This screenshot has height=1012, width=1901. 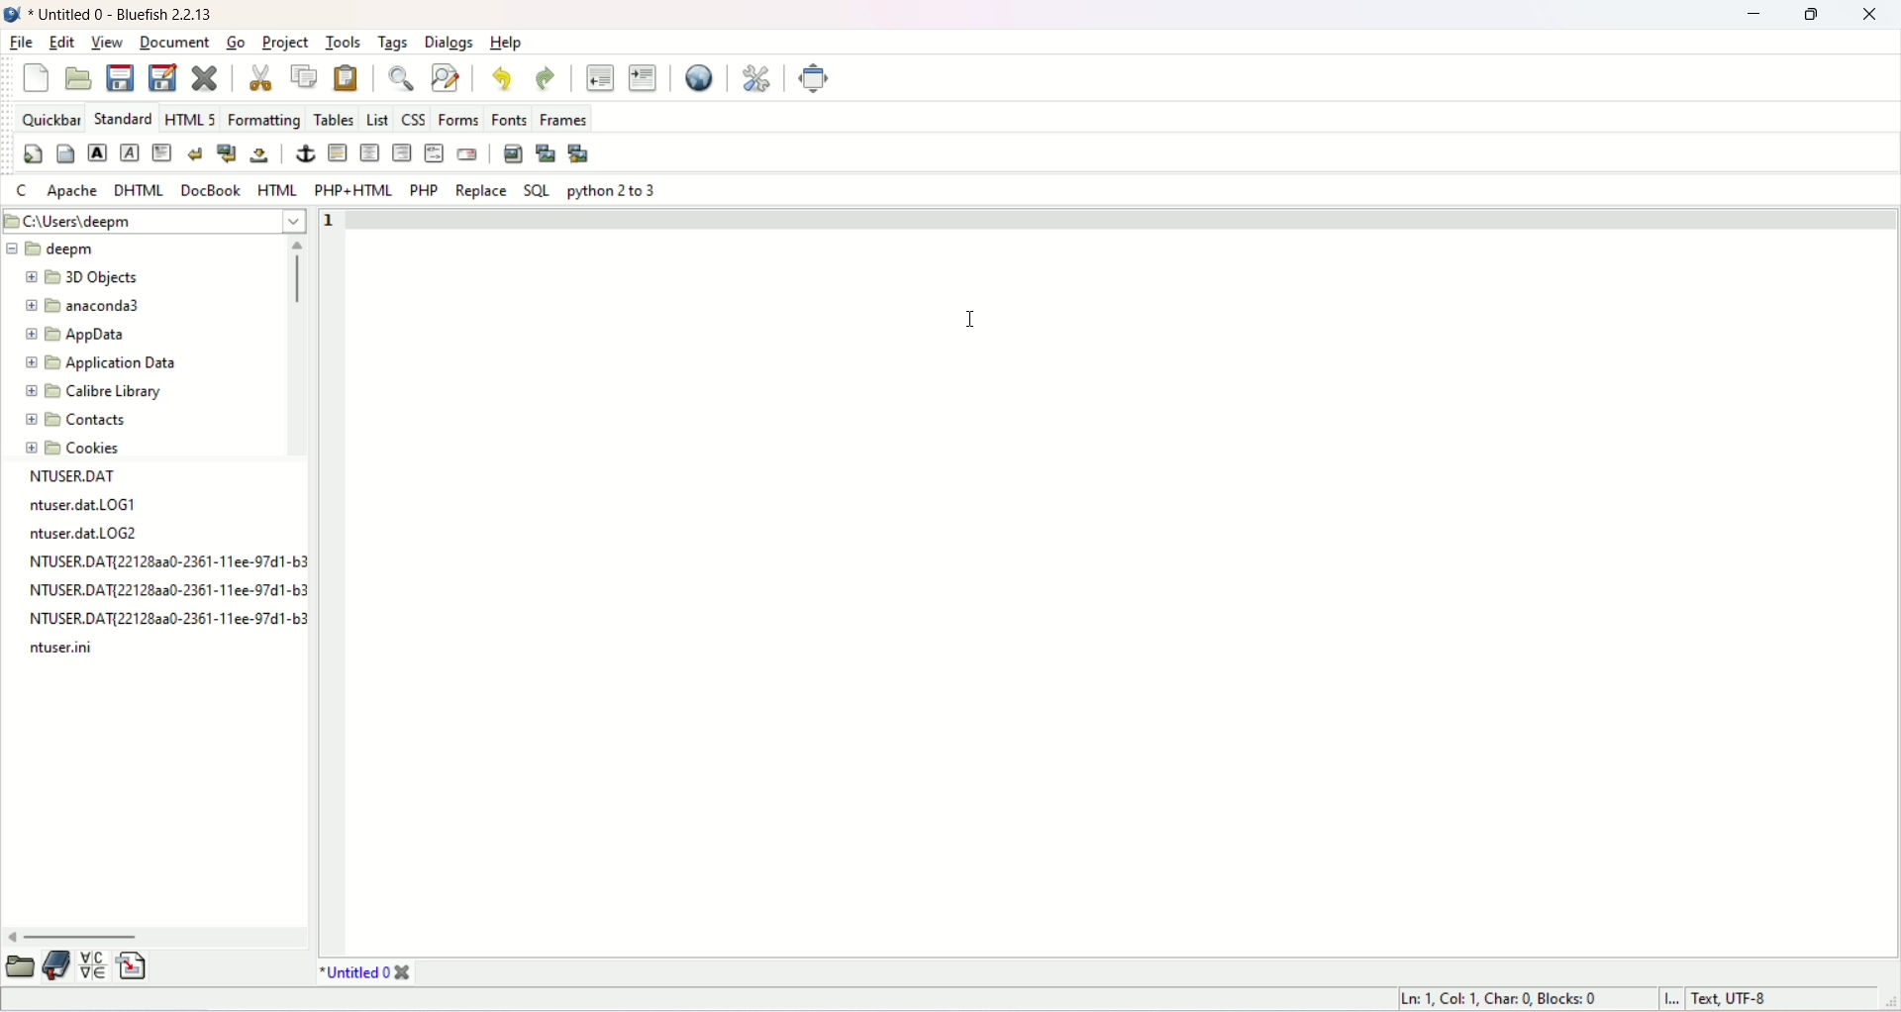 I want to click on contacts, so click(x=72, y=419).